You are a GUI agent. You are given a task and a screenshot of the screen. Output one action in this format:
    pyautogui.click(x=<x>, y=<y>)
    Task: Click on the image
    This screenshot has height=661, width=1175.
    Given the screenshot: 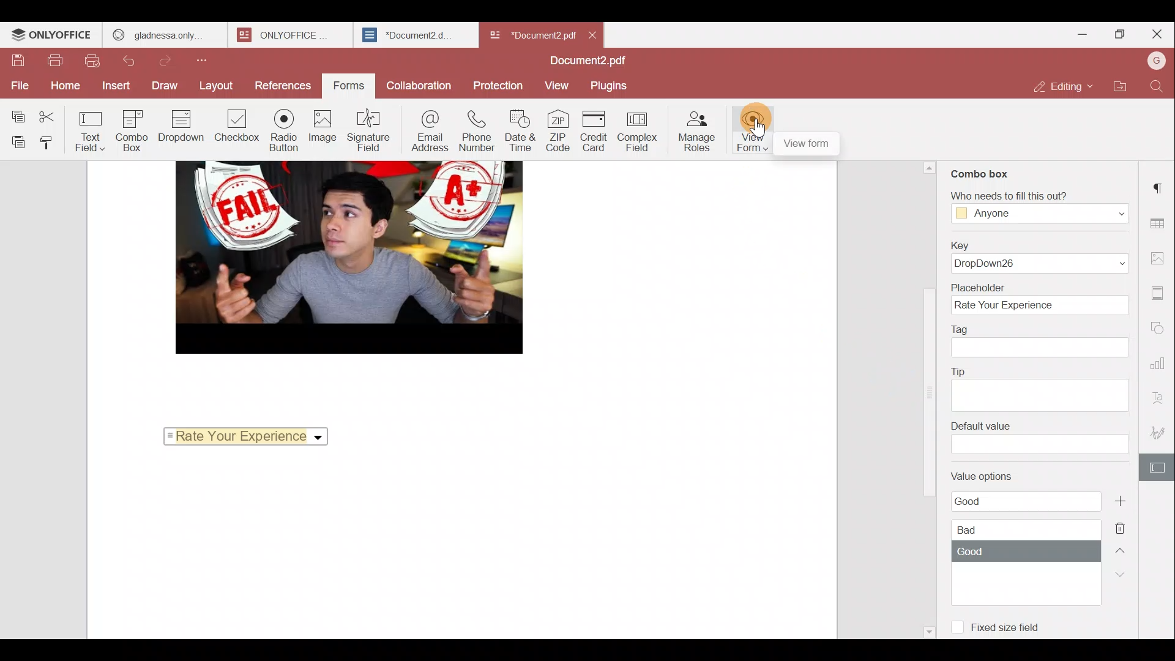 What is the action you would take?
    pyautogui.click(x=348, y=257)
    